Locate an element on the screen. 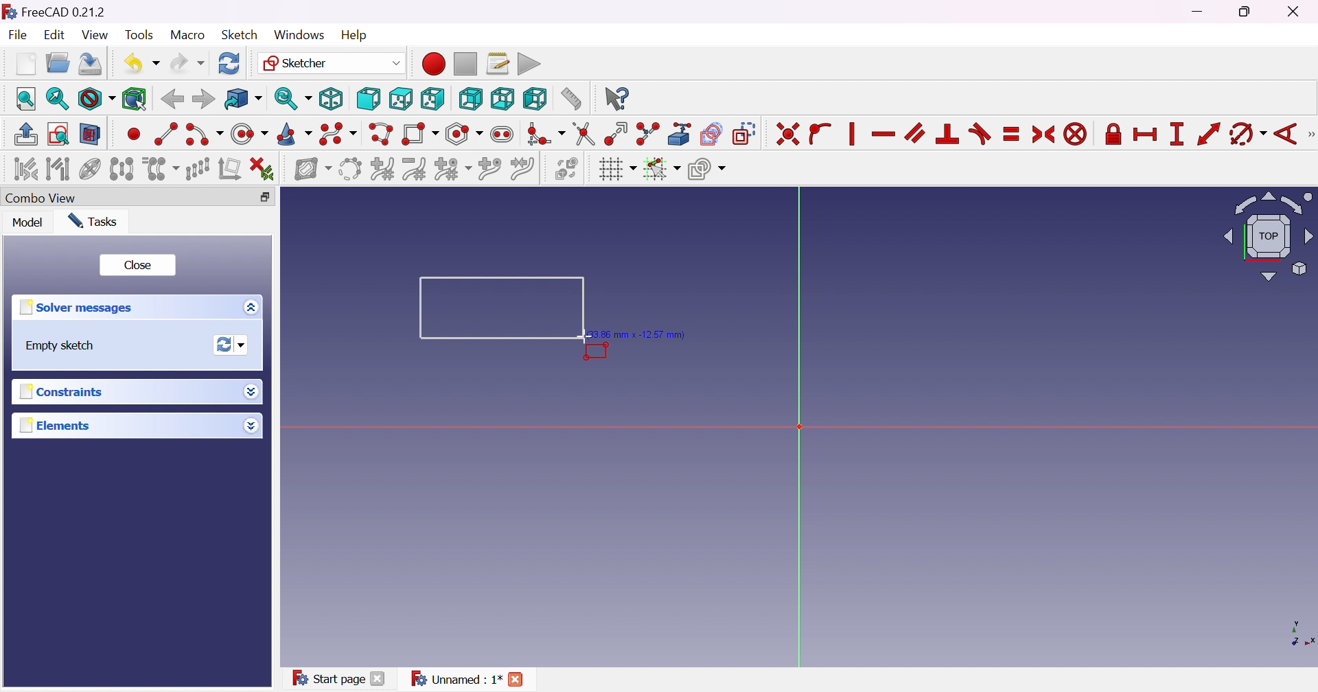  Refresh is located at coordinates (231, 63).